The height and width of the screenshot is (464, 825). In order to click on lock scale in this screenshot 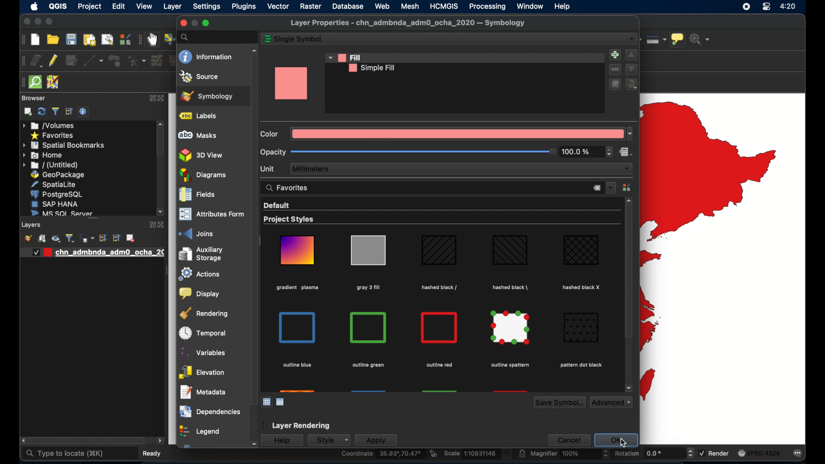, I will do `click(522, 454)`.